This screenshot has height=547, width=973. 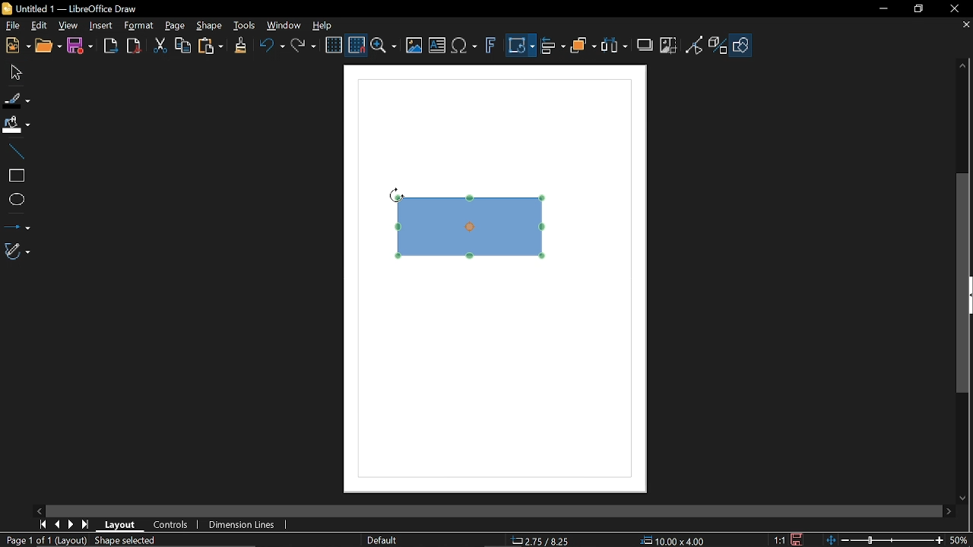 I want to click on MOve right, so click(x=69, y=525).